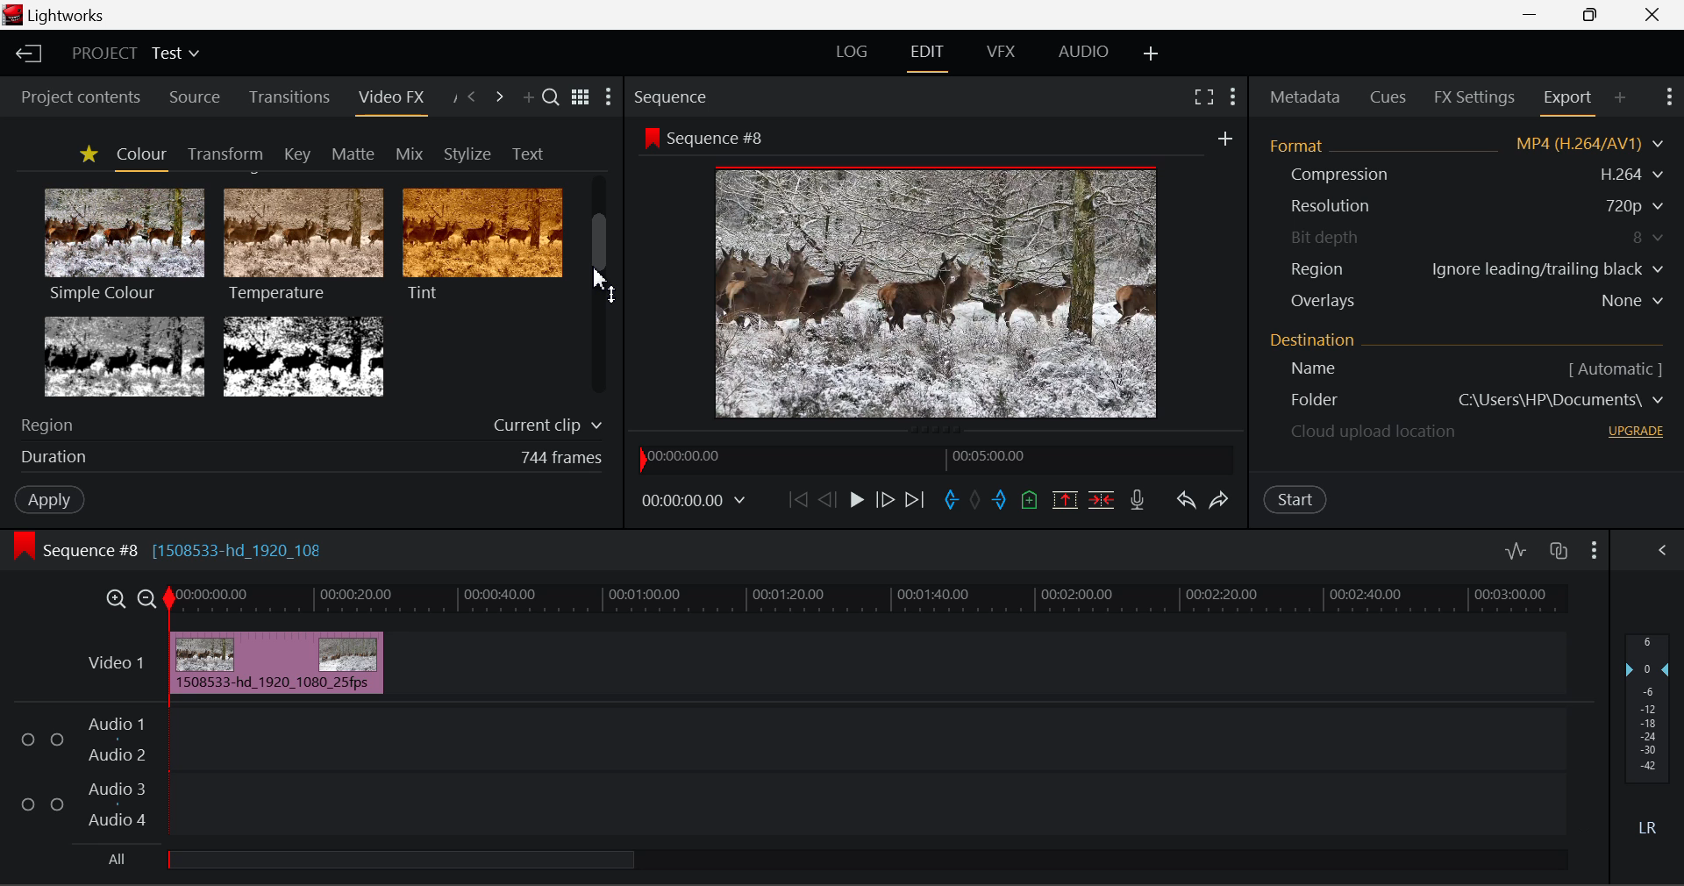 The image size is (1684, 886). Describe the element at coordinates (974, 502) in the screenshot. I see `Remove all marks` at that location.